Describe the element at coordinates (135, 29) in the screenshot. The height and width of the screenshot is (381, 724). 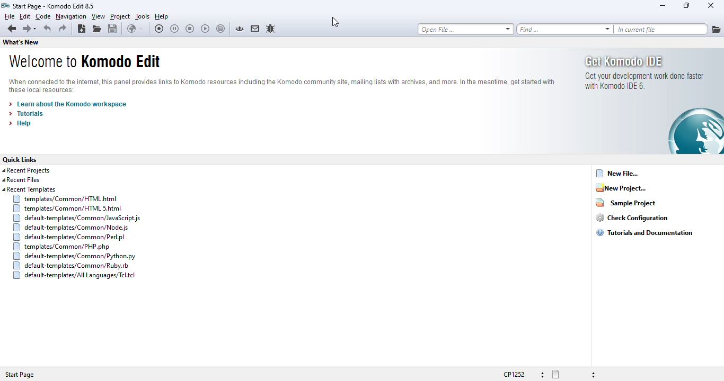
I see `preview buffer in browser` at that location.